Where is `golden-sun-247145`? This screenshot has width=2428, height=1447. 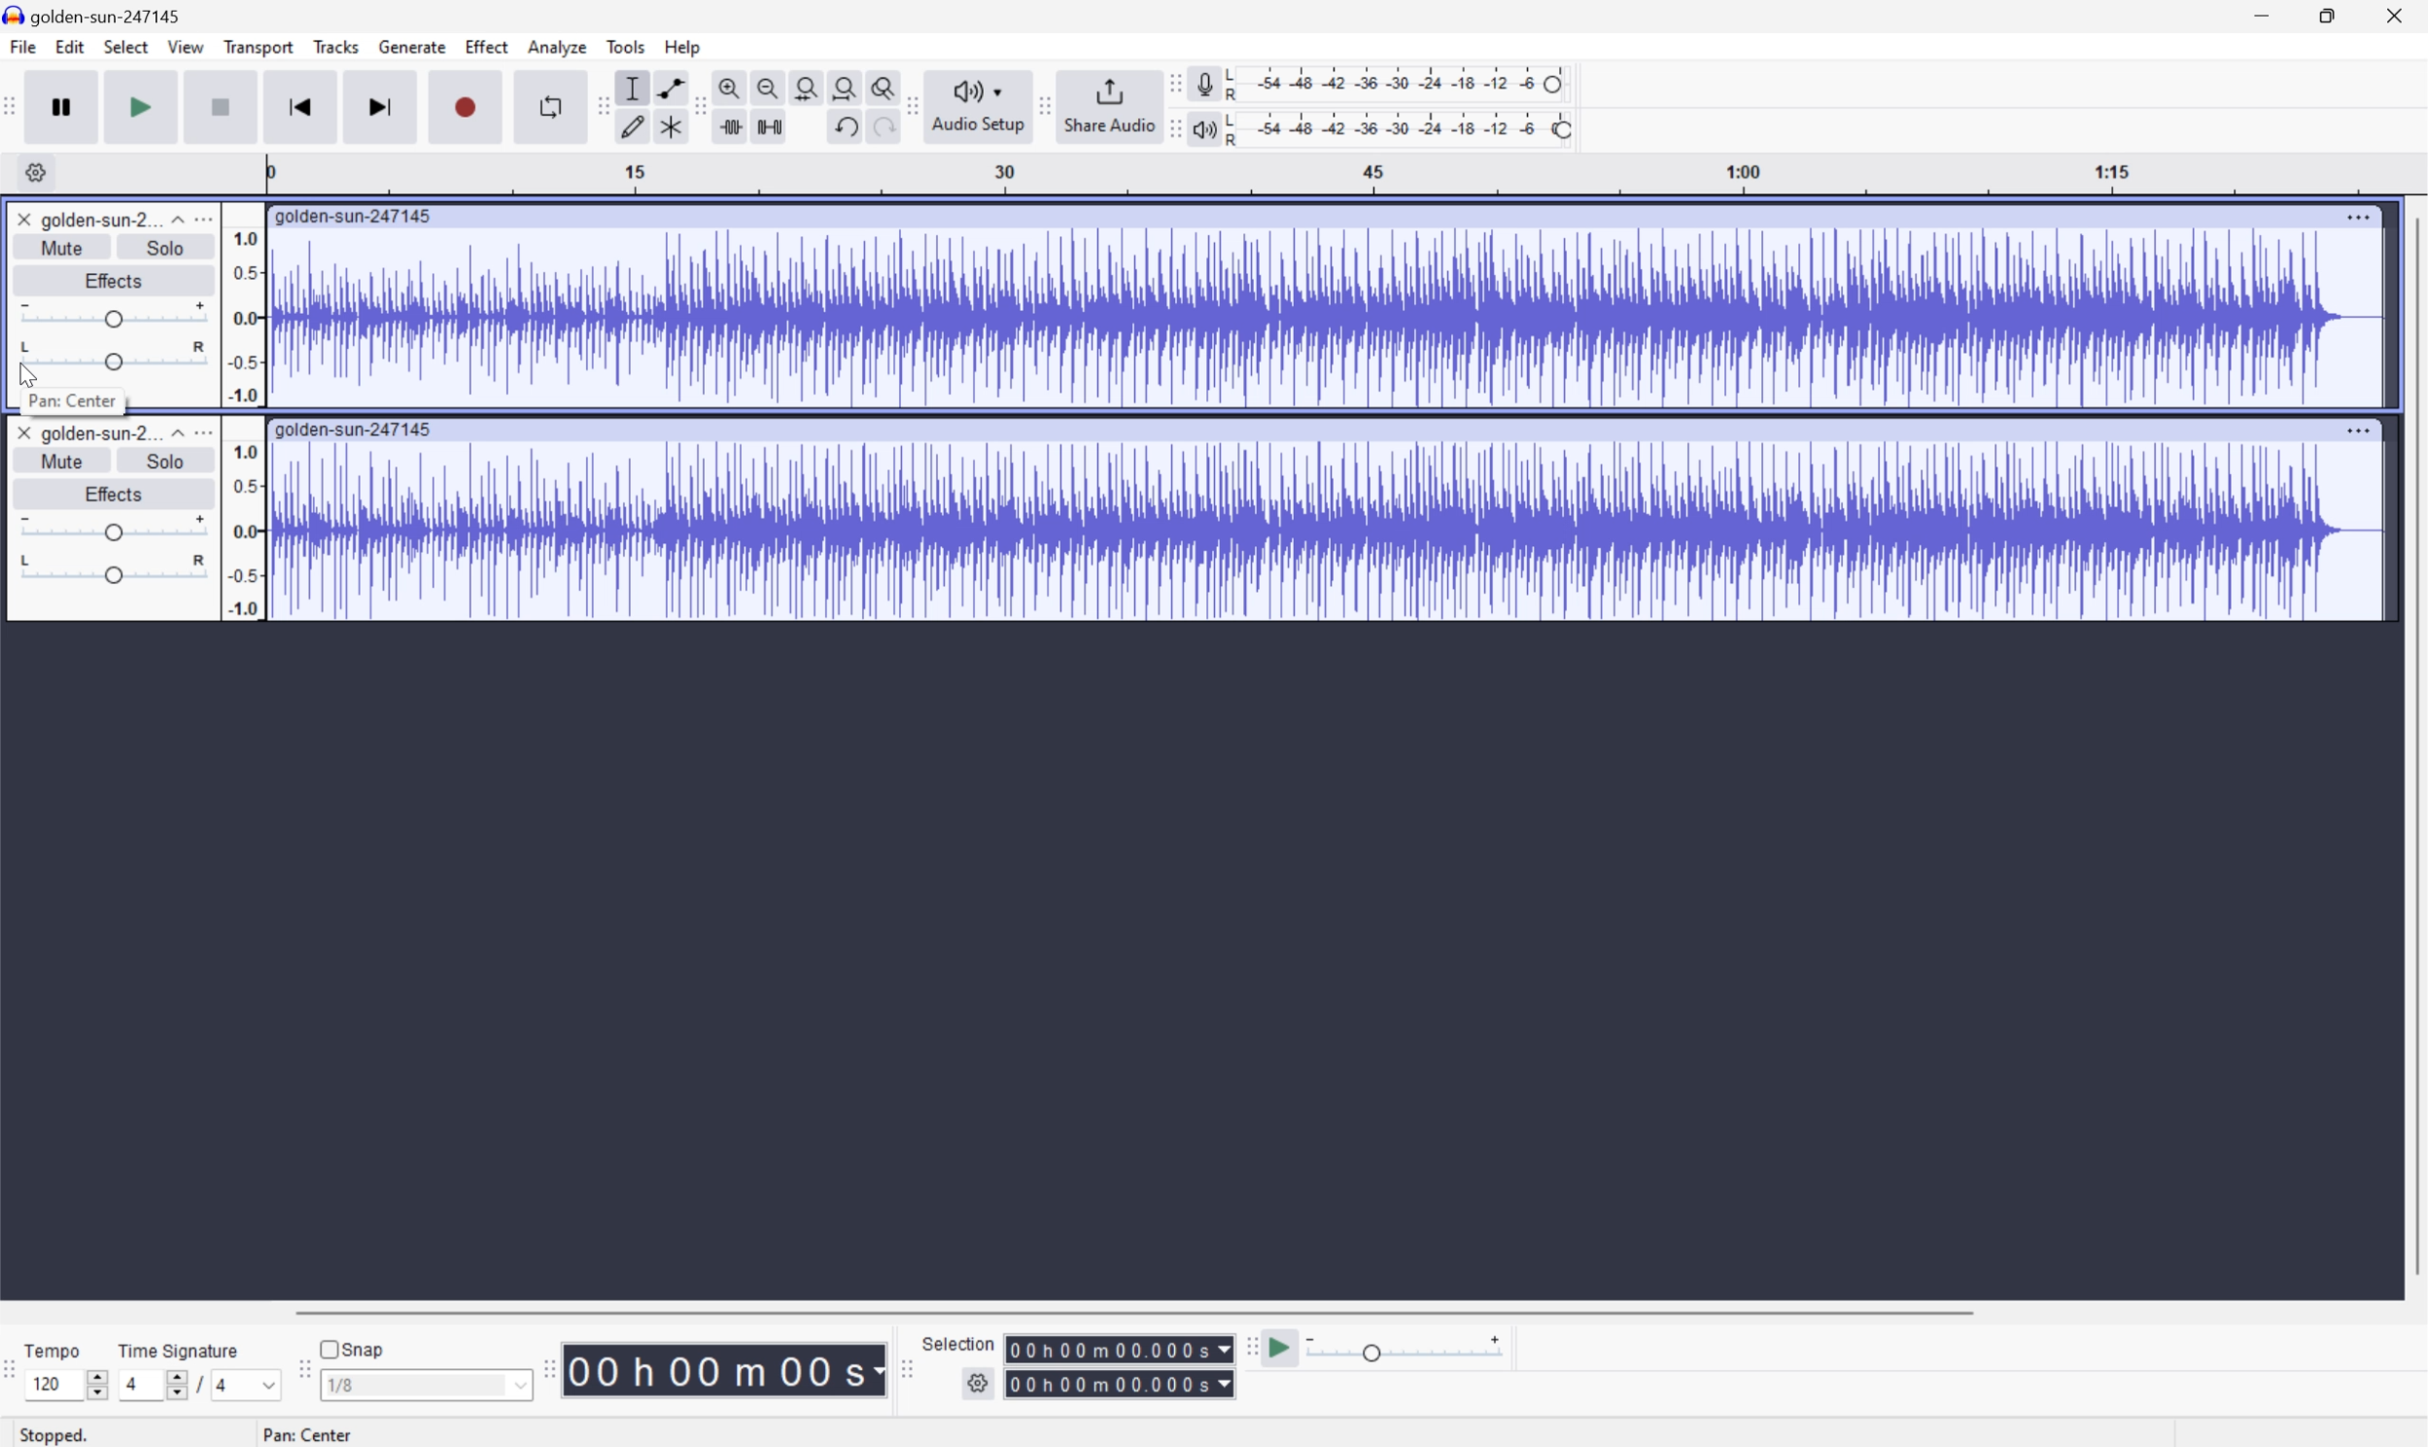
golden-sun-247145 is located at coordinates (98, 15).